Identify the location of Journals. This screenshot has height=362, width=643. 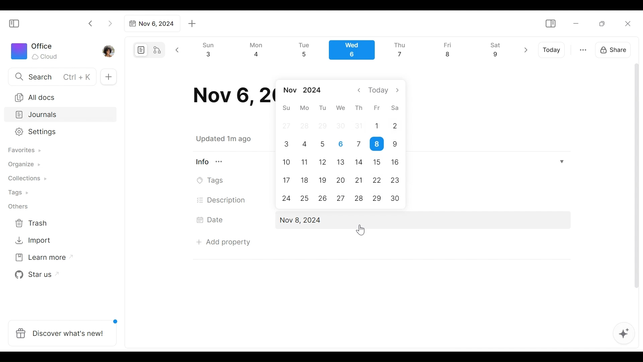
(61, 115).